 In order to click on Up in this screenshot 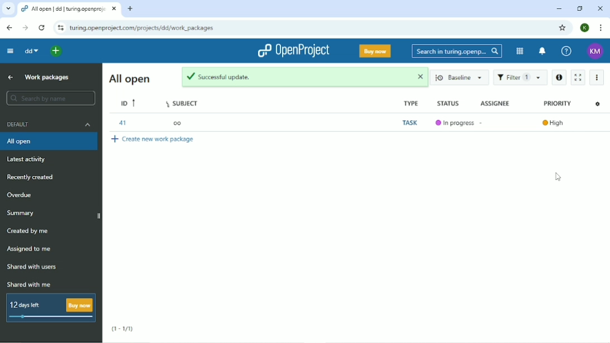, I will do `click(11, 77)`.